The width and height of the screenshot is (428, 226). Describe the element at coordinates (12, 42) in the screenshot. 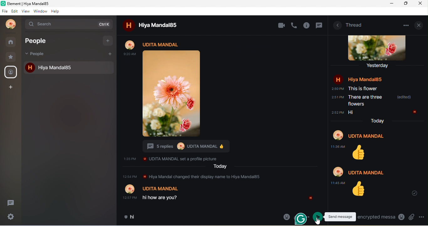

I see `rooms` at that location.